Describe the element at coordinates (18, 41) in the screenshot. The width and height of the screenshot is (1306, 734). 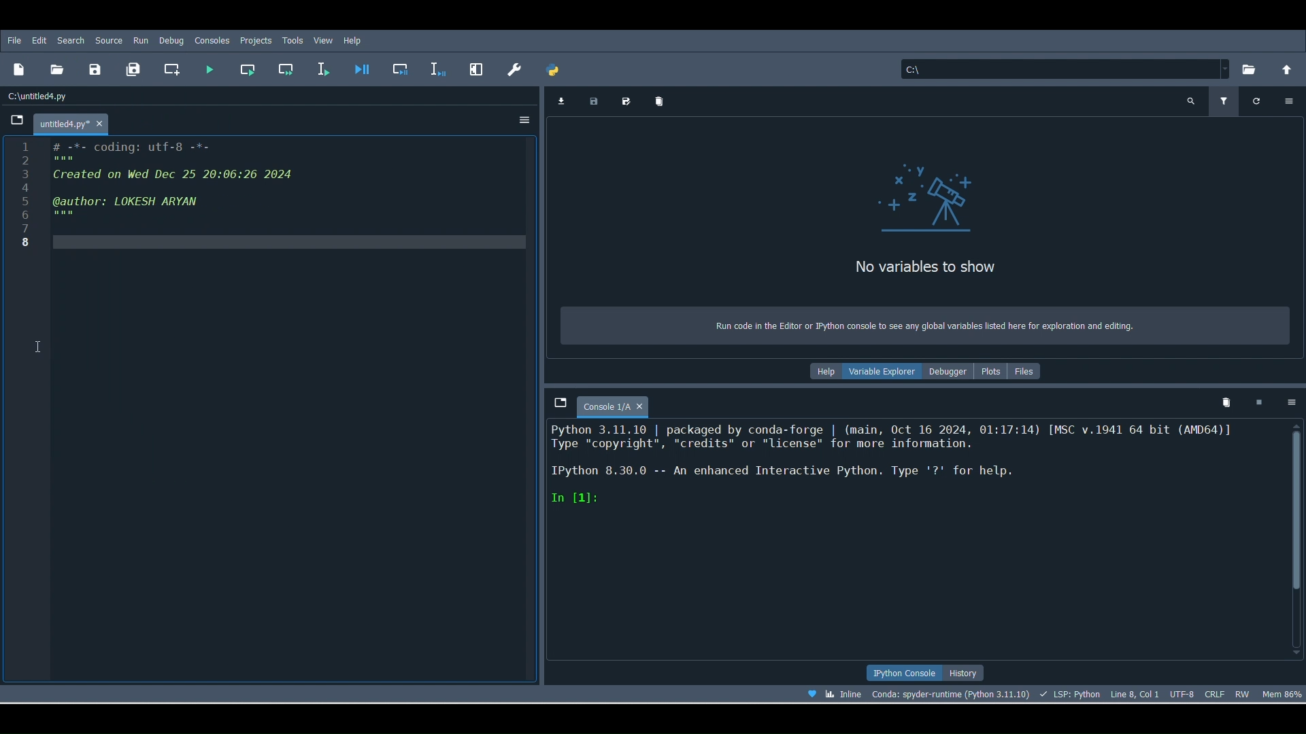
I see `FIle` at that location.